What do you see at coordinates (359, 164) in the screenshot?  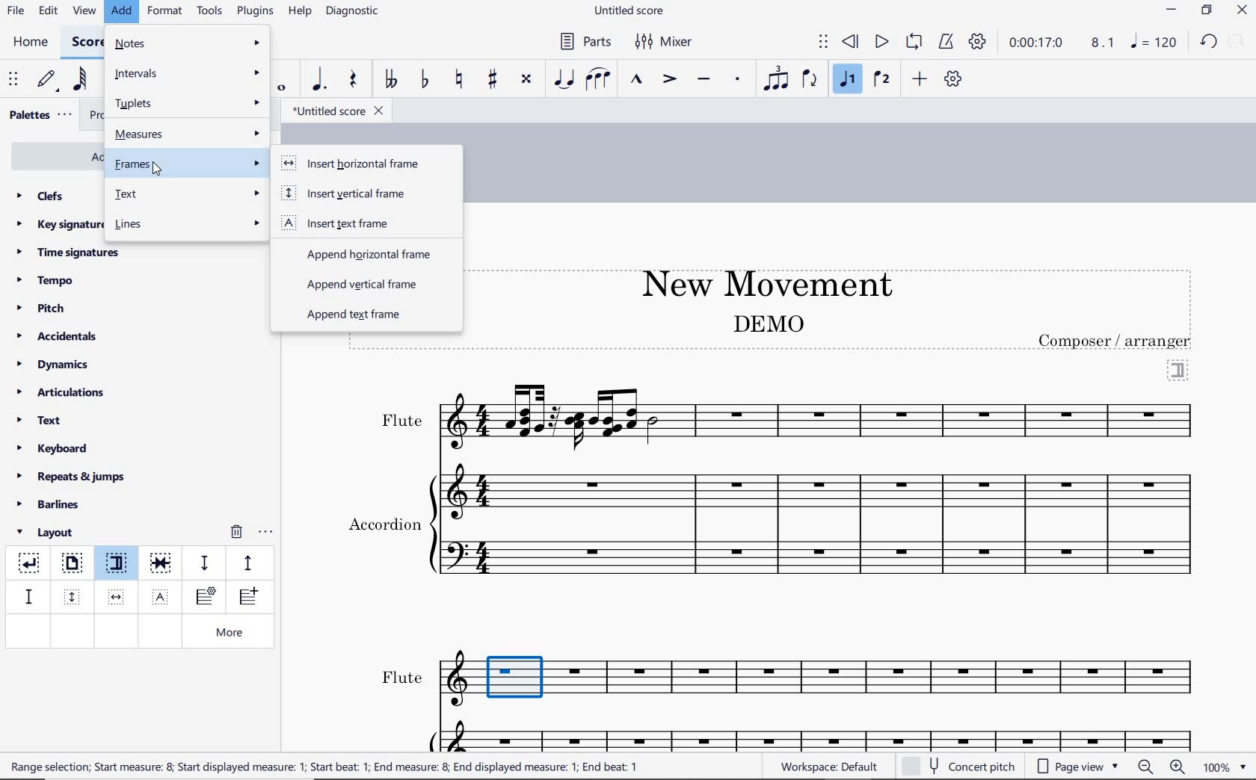 I see `insert horizontal frame` at bounding box center [359, 164].